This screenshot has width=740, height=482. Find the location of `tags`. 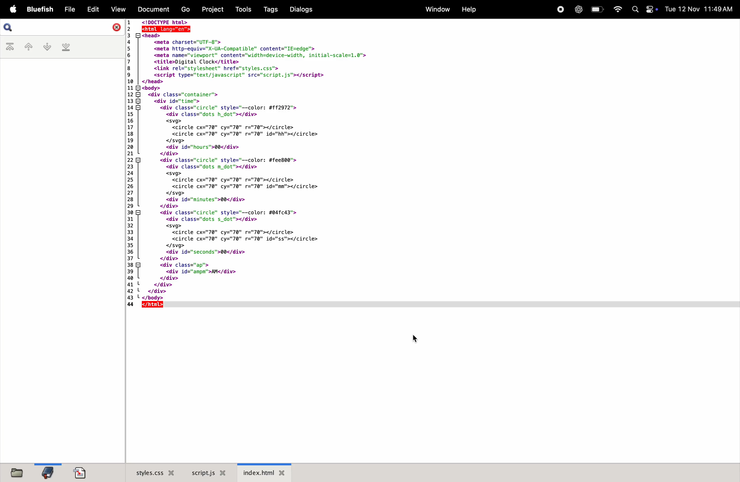

tags is located at coordinates (272, 9).